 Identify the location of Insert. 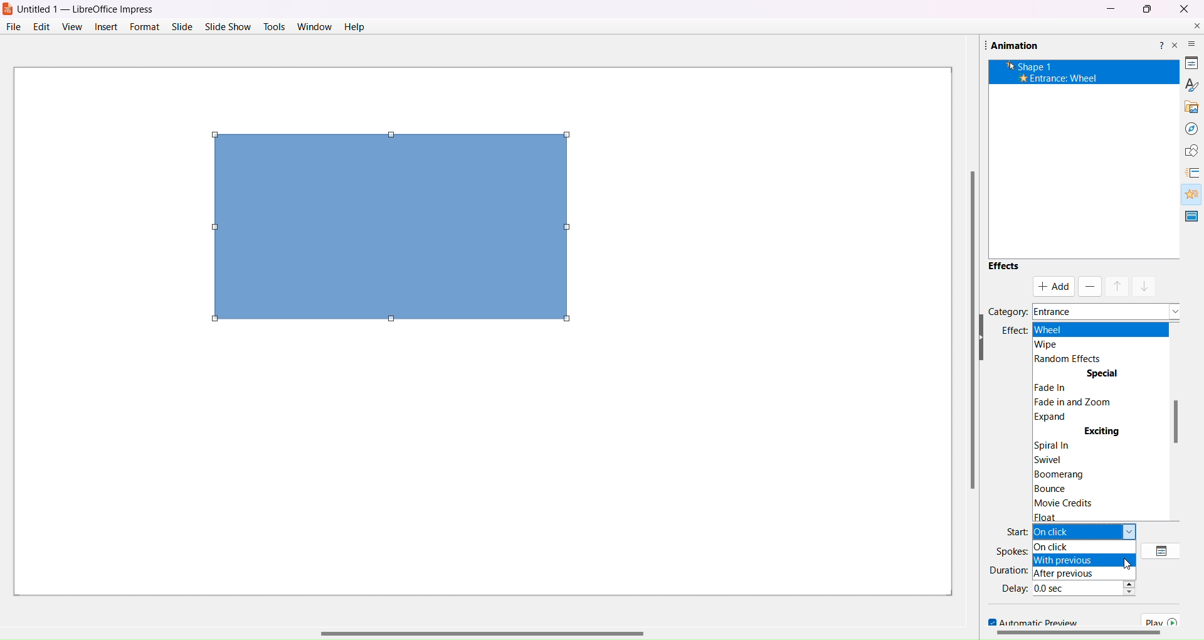
(105, 26).